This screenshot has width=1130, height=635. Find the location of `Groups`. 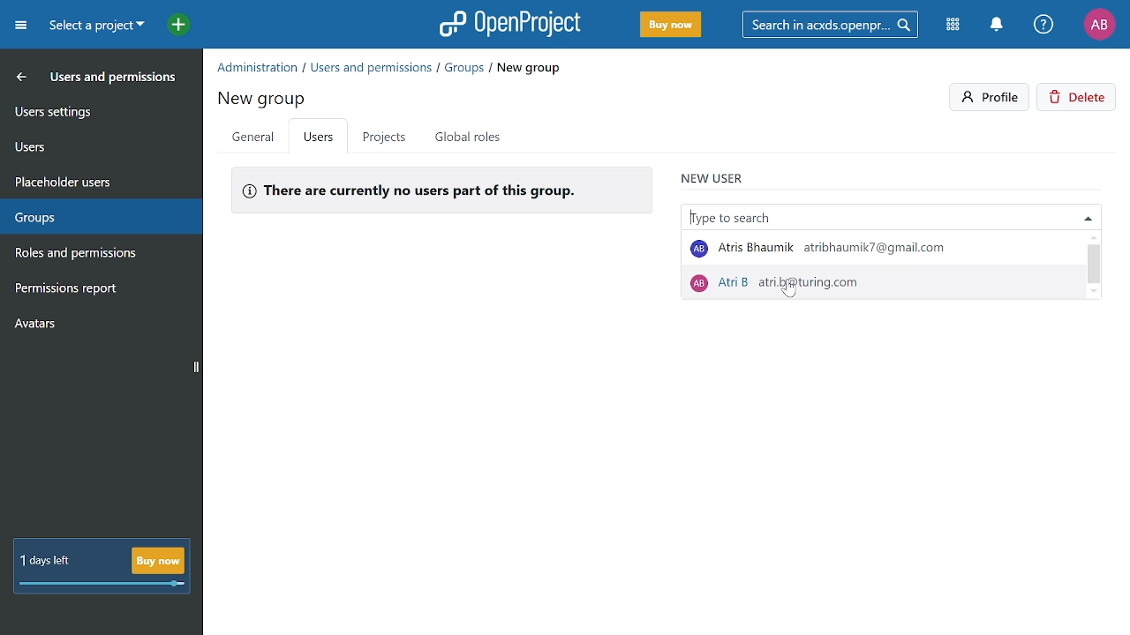

Groups is located at coordinates (96, 213).